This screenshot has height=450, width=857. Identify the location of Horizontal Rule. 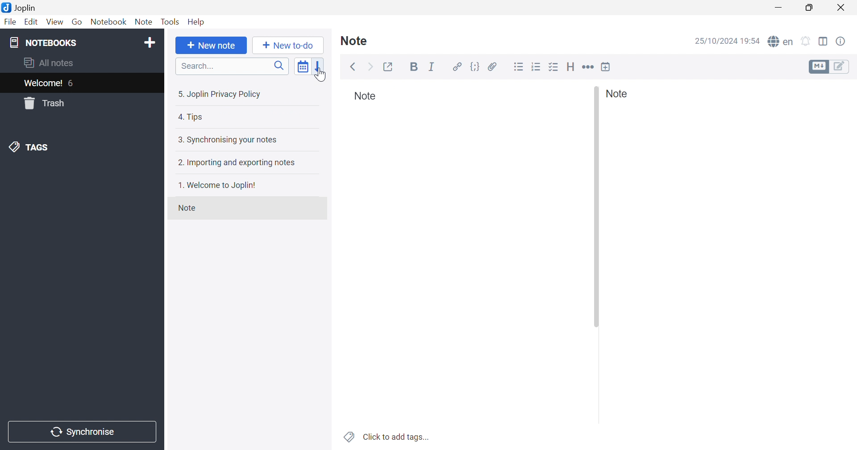
(588, 68).